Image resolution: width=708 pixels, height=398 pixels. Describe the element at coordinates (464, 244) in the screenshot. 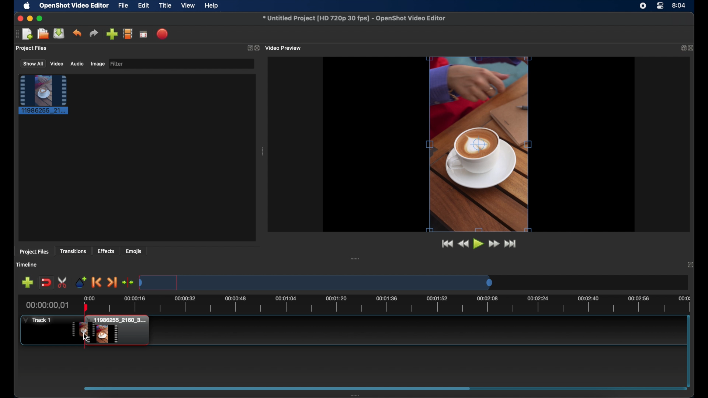

I see `rewind` at that location.